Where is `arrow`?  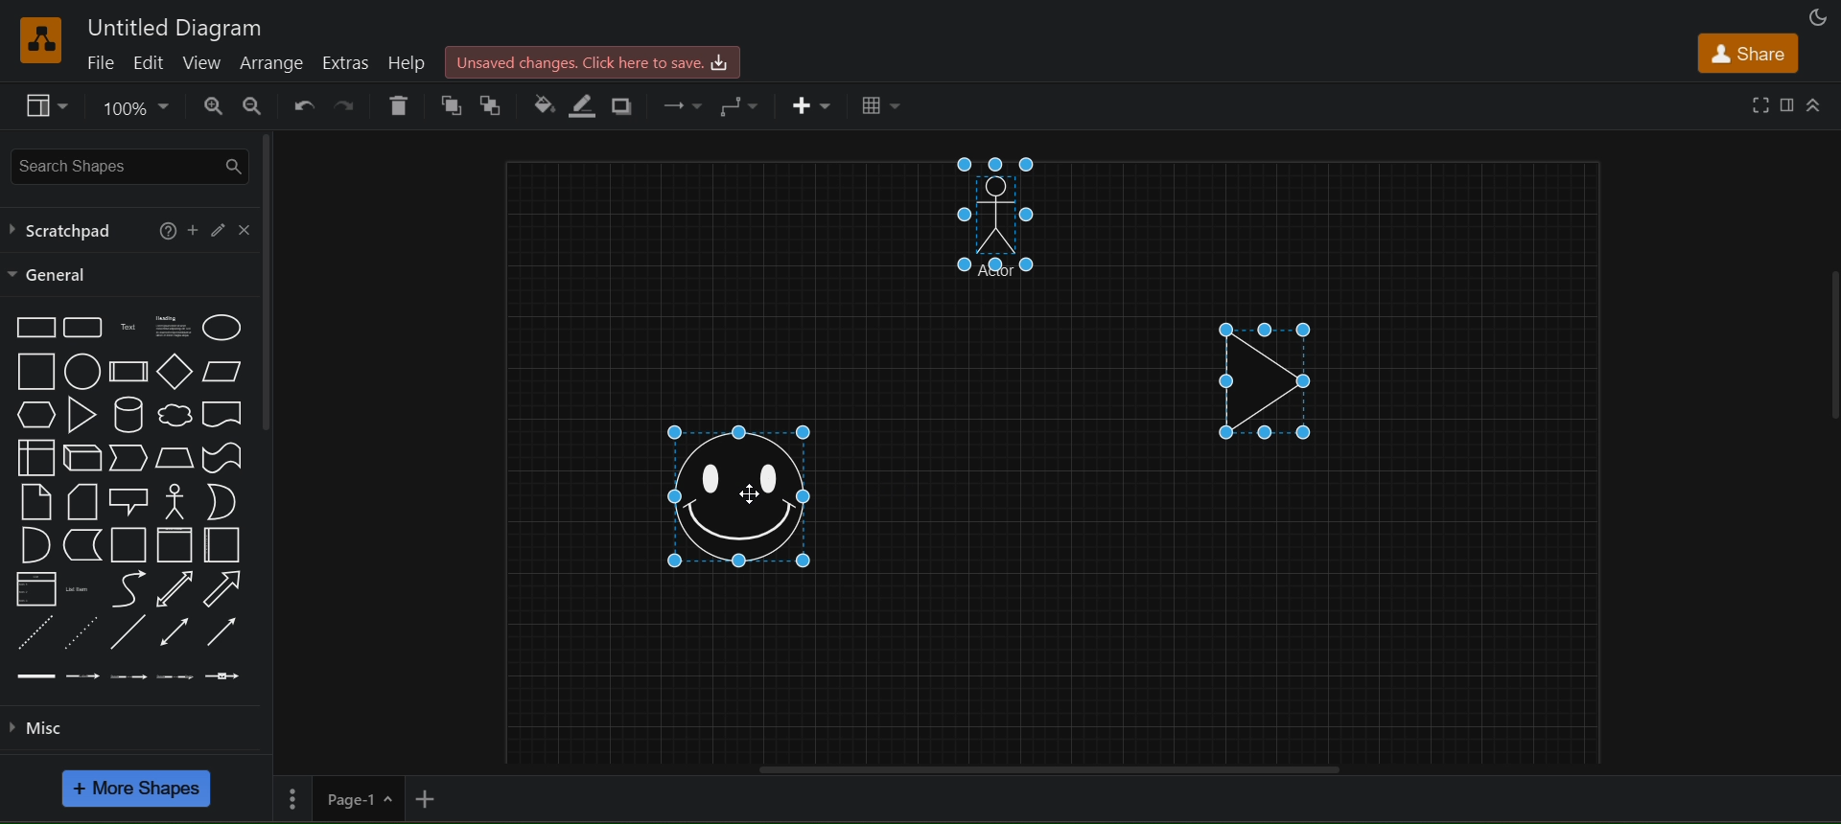
arrow is located at coordinates (225, 590).